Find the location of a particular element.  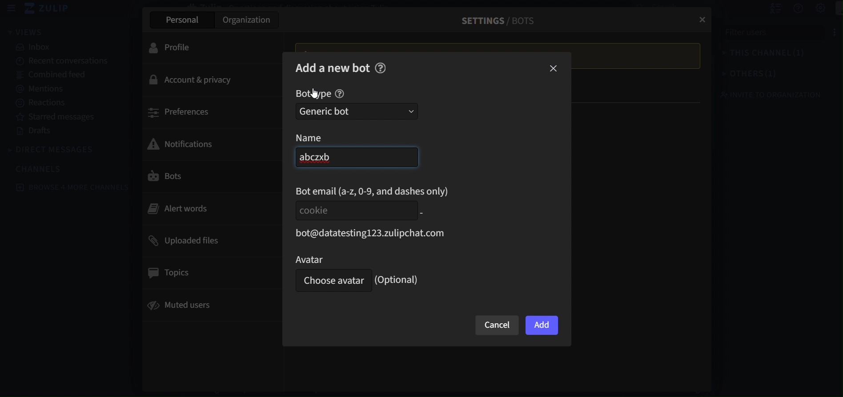

filter users is located at coordinates (770, 35).